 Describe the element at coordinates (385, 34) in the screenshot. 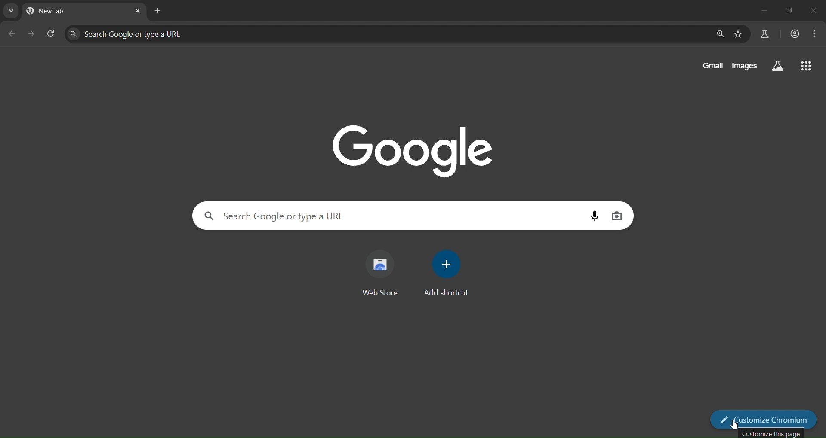

I see `Search google or type a URL` at that location.